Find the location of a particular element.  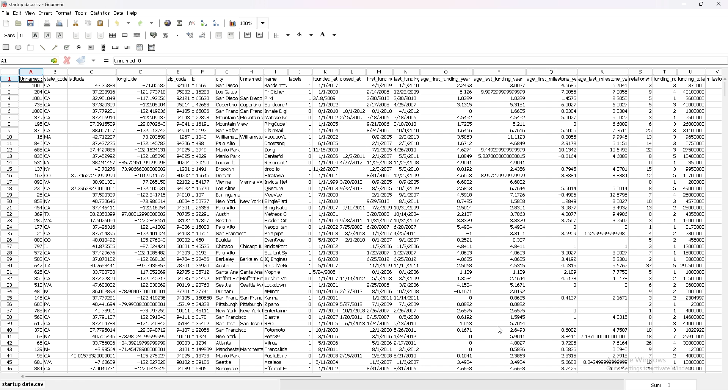

data is located at coordinates (327, 224).